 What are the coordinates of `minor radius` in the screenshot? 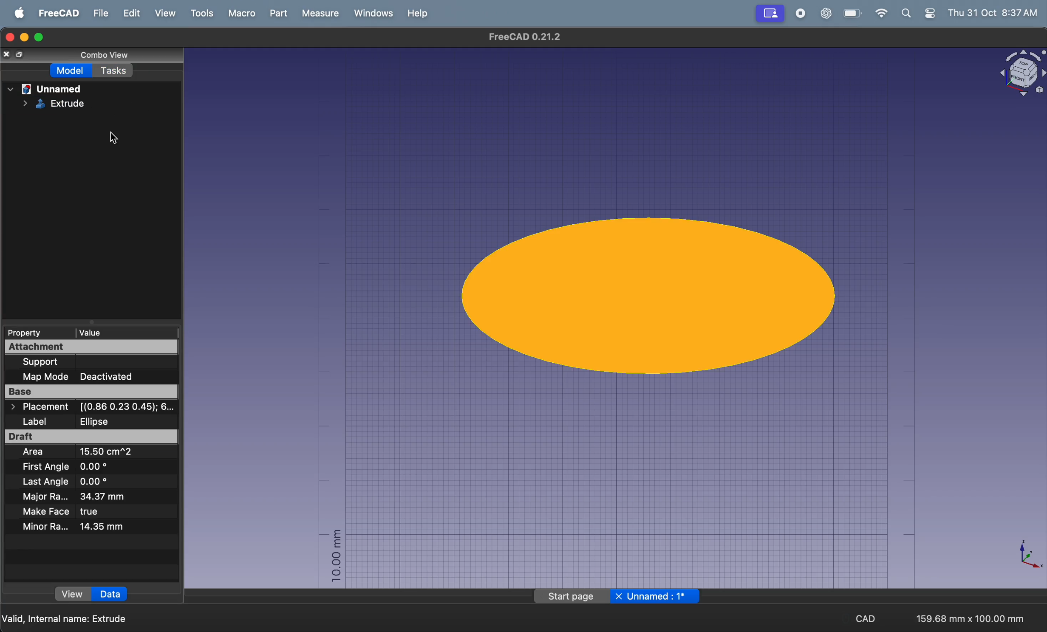 It's located at (77, 527).